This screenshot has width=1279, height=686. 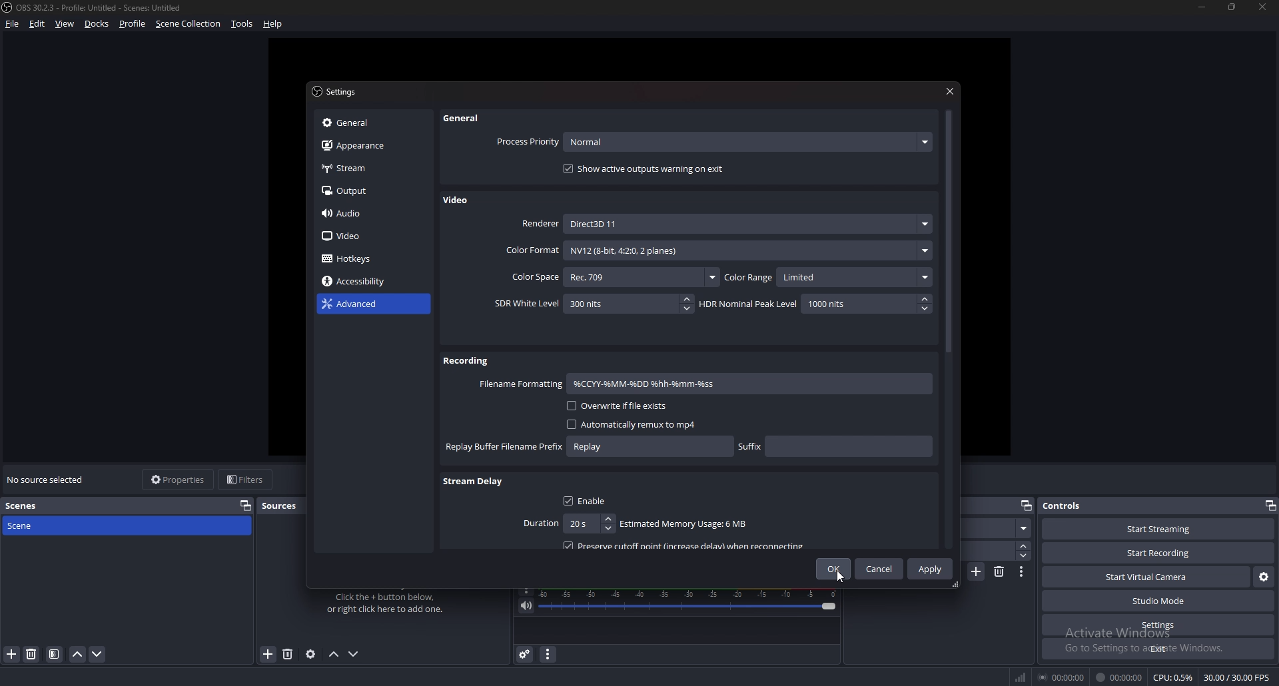 What do you see at coordinates (79, 655) in the screenshot?
I see `move scene up` at bounding box center [79, 655].